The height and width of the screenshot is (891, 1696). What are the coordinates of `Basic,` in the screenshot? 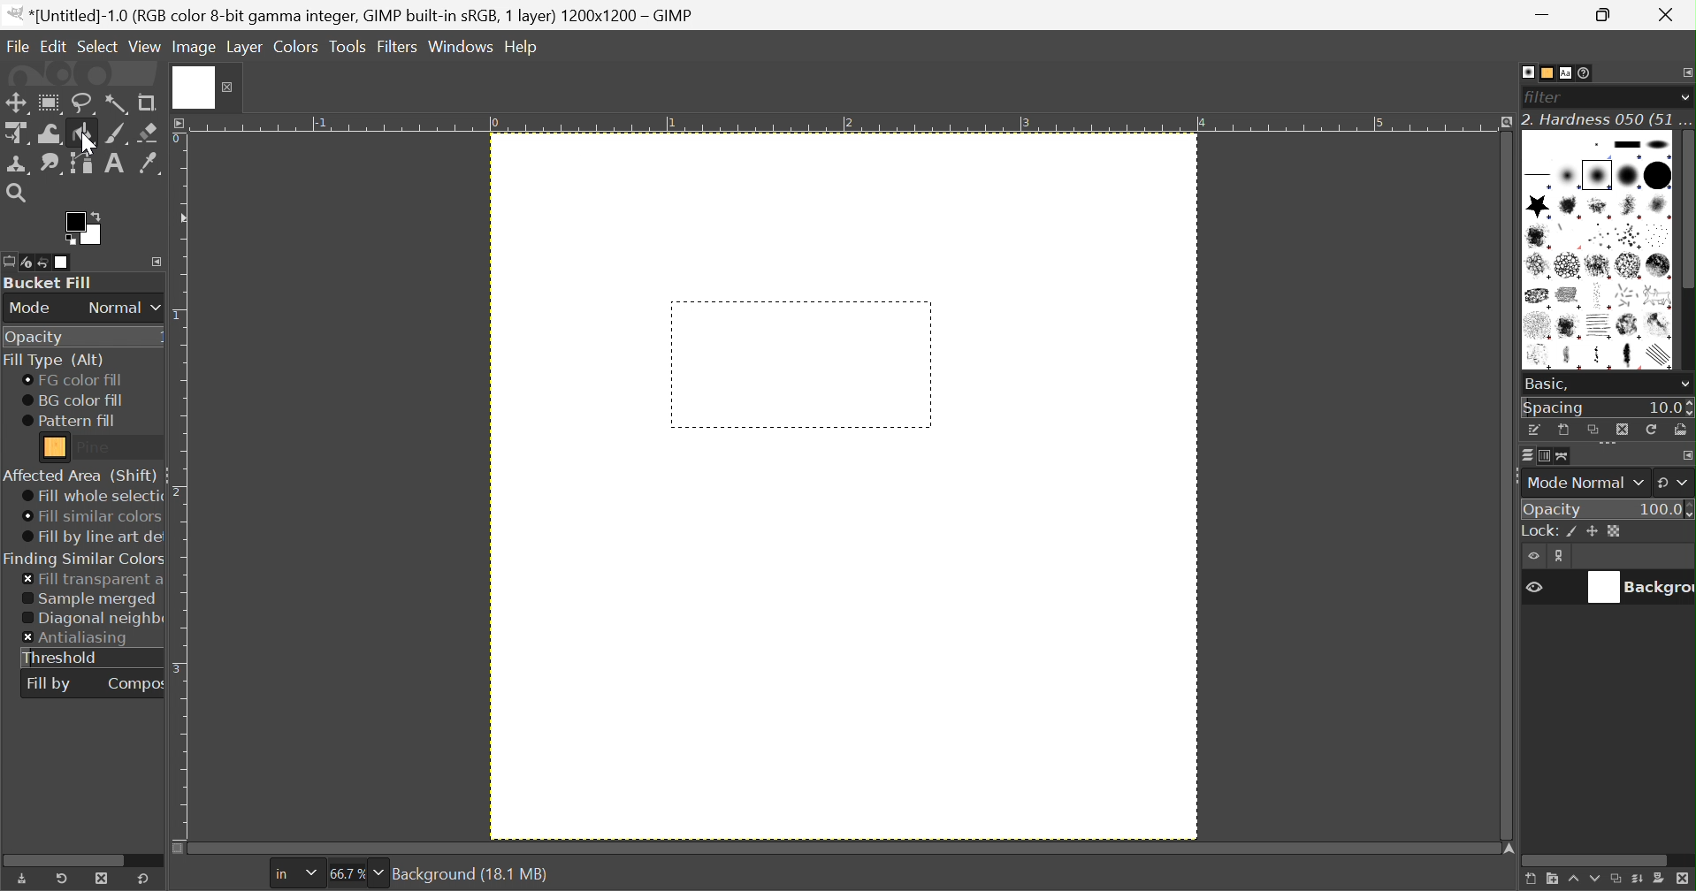 It's located at (1547, 383).